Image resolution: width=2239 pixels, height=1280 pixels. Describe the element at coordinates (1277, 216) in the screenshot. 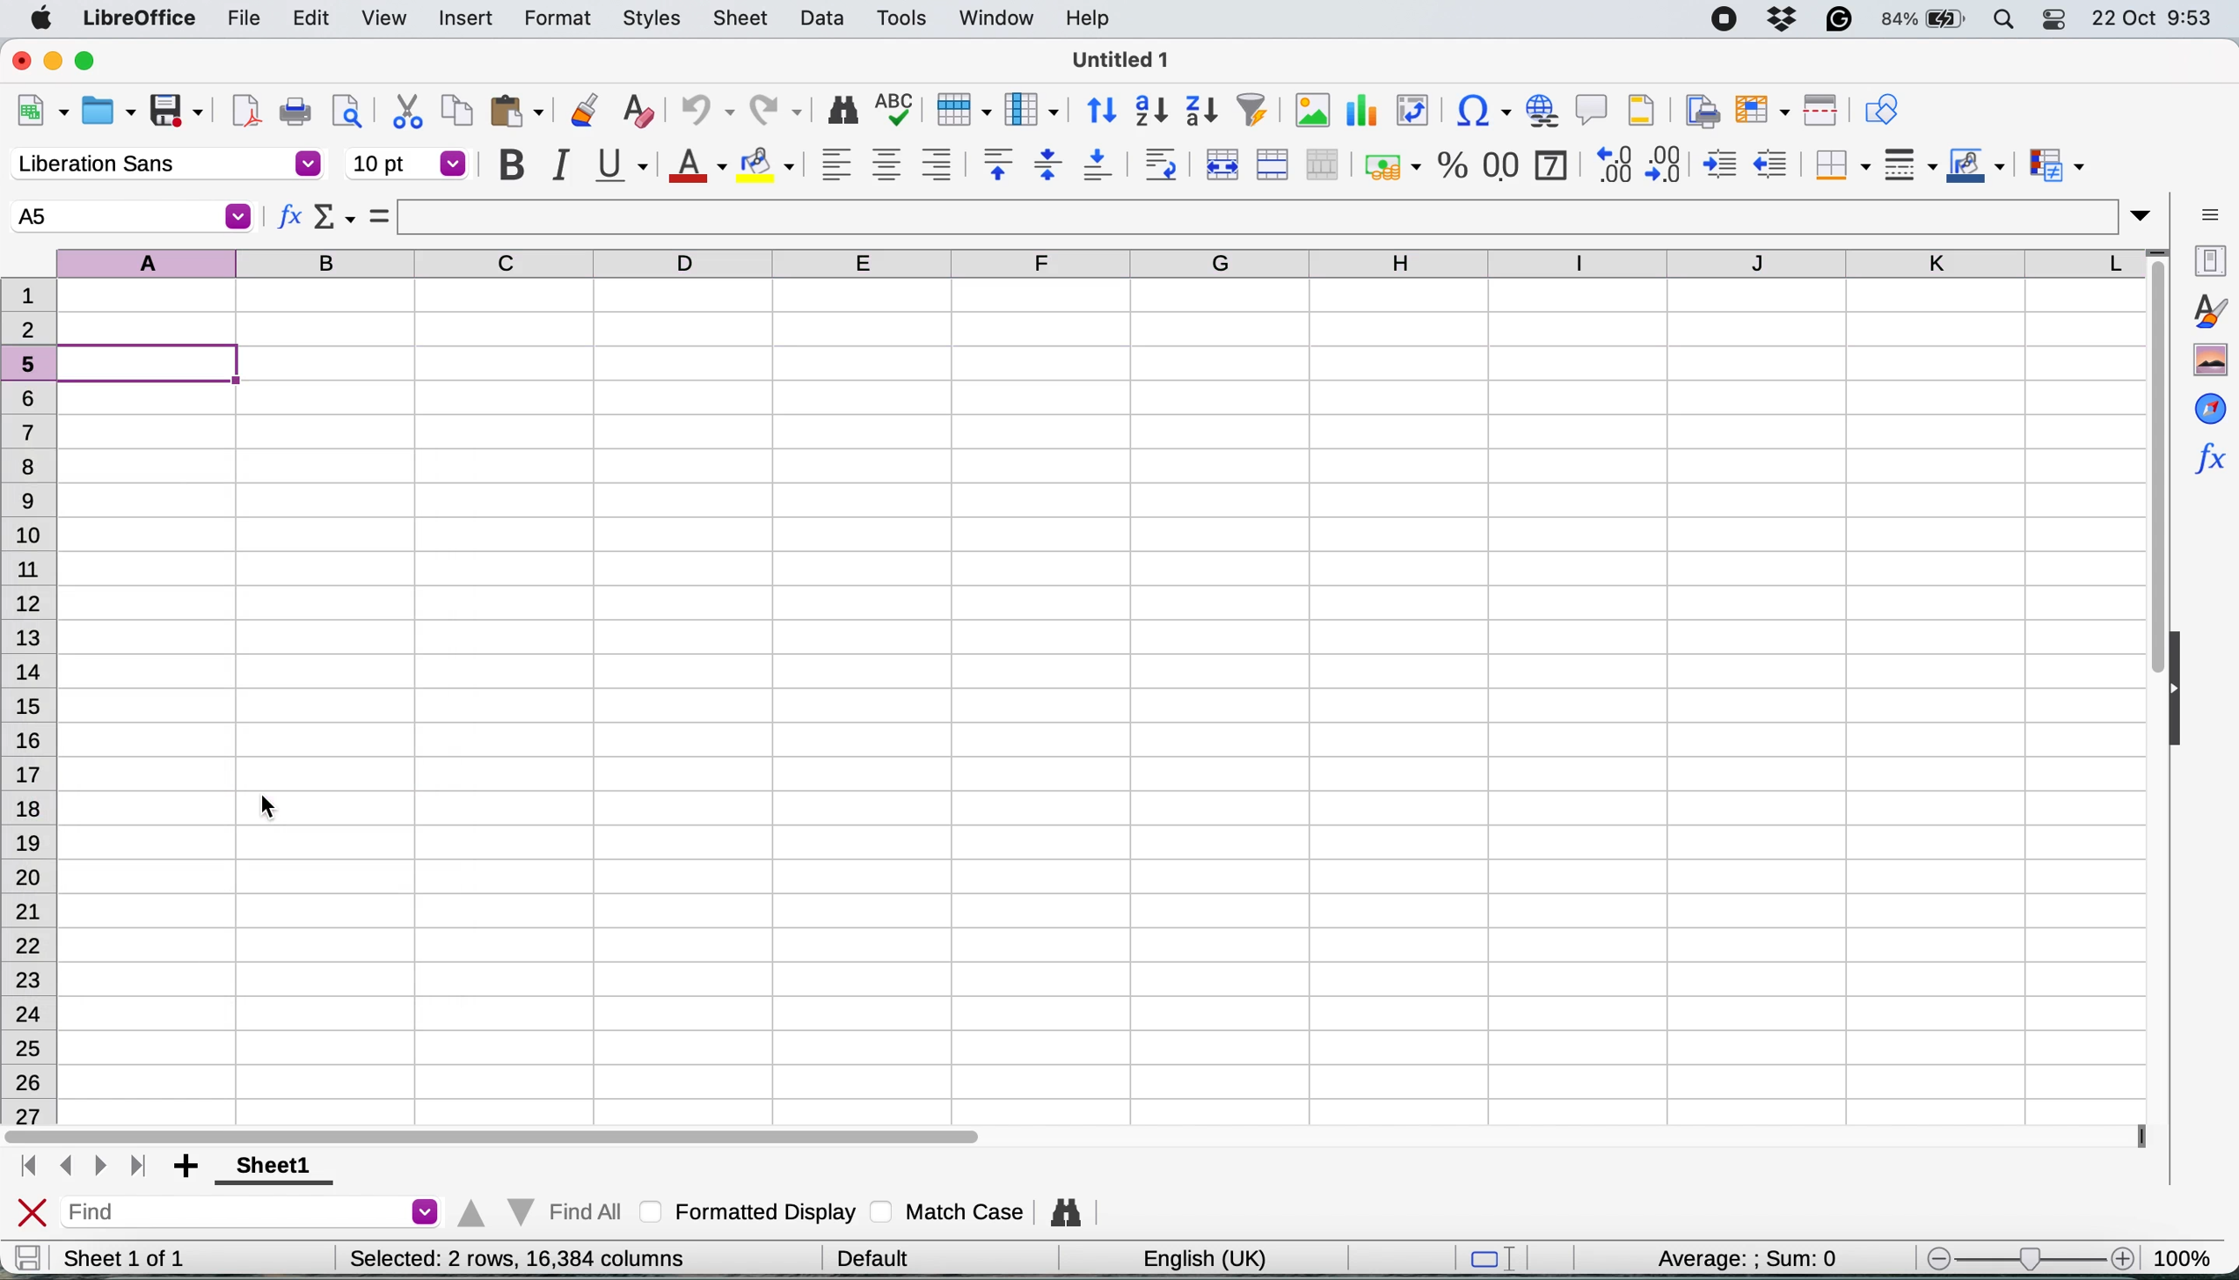

I see `formula bar` at that location.